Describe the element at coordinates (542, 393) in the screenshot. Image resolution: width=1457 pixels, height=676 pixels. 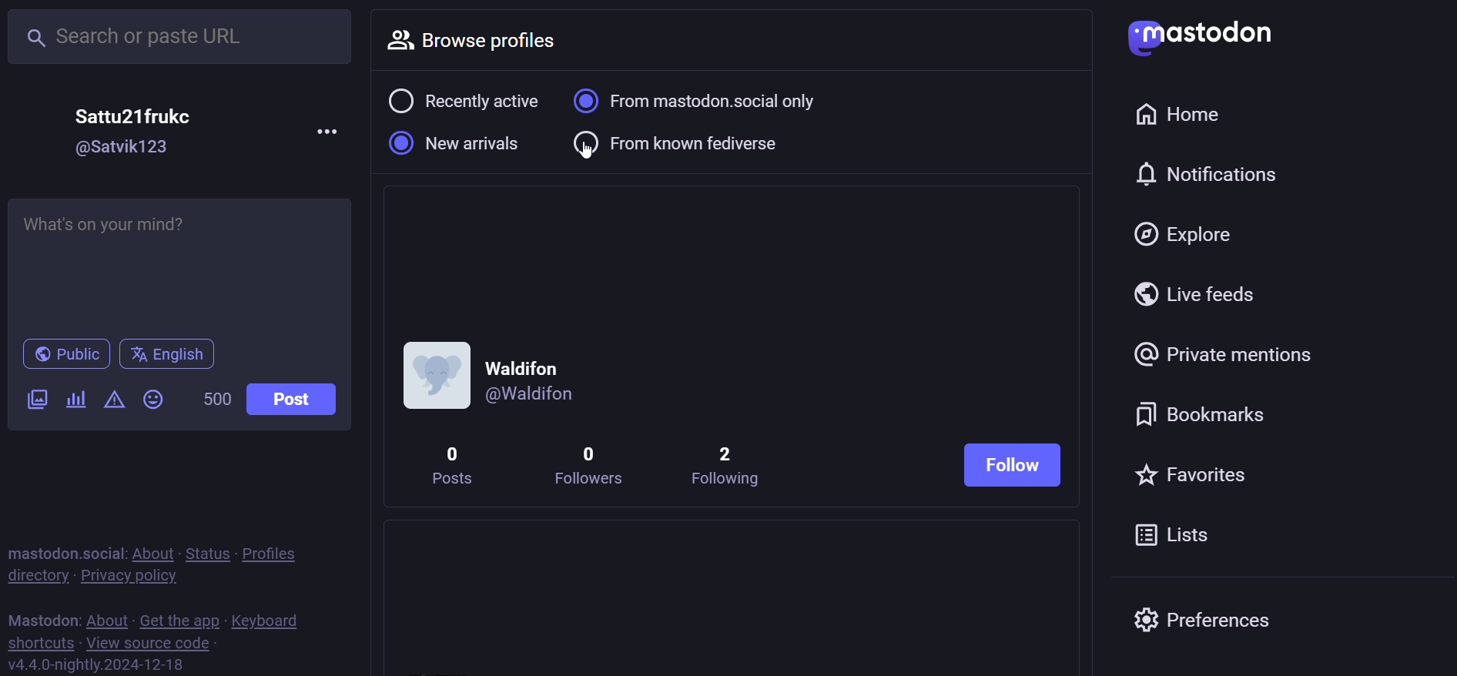
I see `@Waldifon` at that location.